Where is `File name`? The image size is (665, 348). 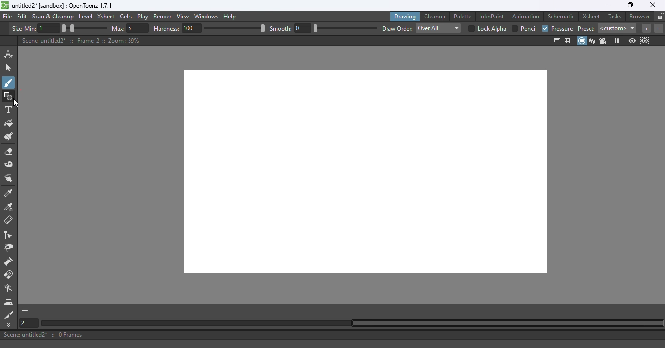
File name is located at coordinates (63, 6).